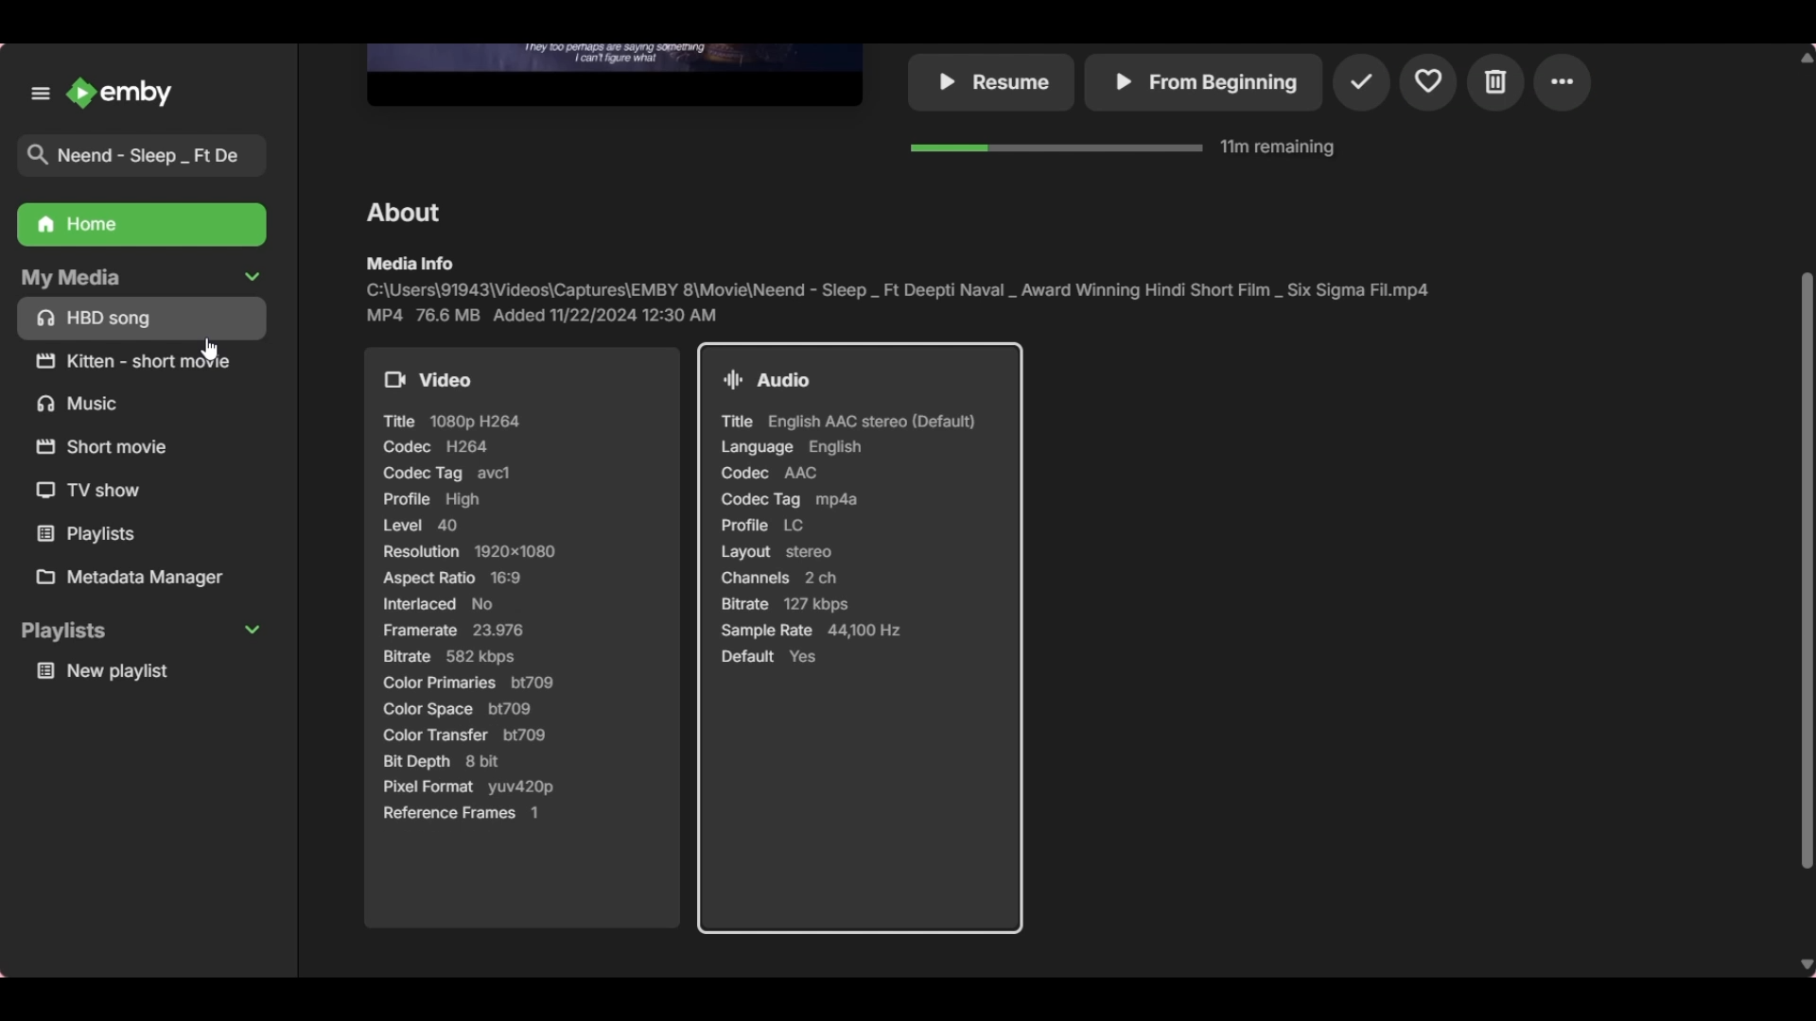 The height and width of the screenshot is (1021, 1816). What do you see at coordinates (42, 93) in the screenshot?
I see `Unpin left panel` at bounding box center [42, 93].